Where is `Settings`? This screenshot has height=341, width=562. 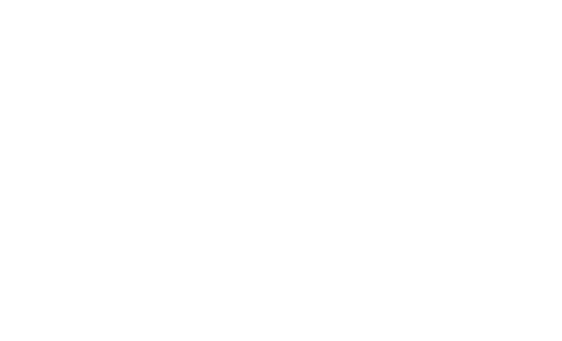
Settings is located at coordinates (553, 271).